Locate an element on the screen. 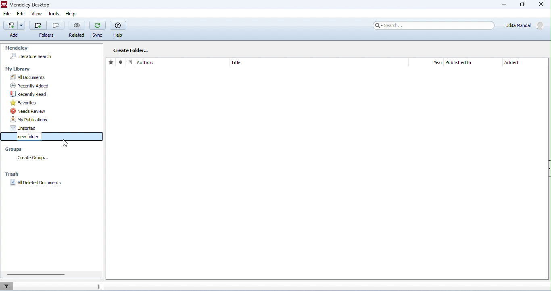  folders is located at coordinates (46, 35).